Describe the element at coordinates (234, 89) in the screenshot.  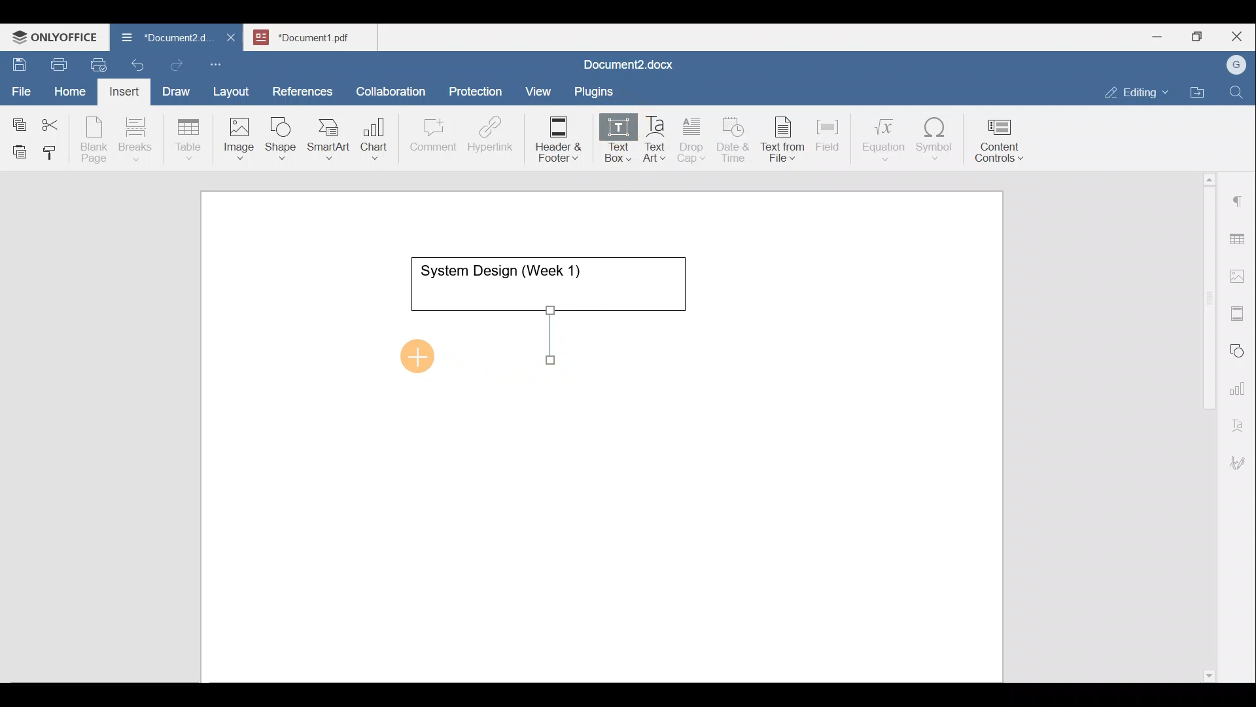
I see `Layout` at that location.